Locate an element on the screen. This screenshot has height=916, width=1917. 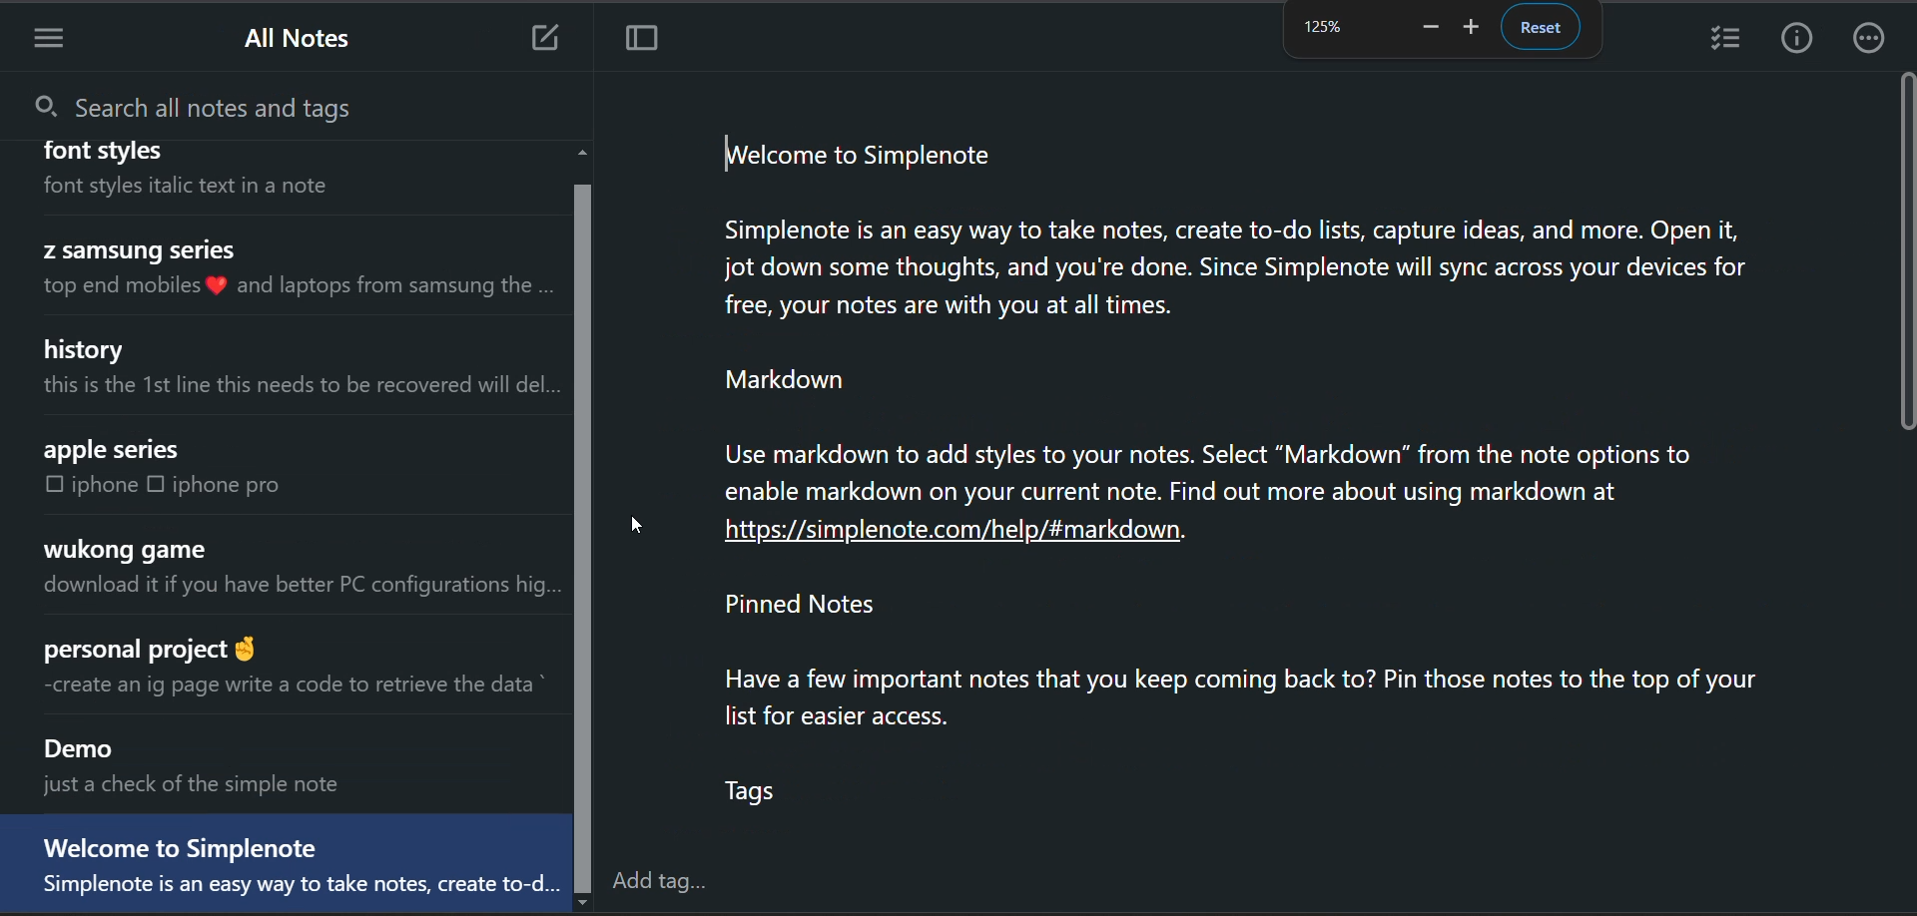
info is located at coordinates (1809, 36).